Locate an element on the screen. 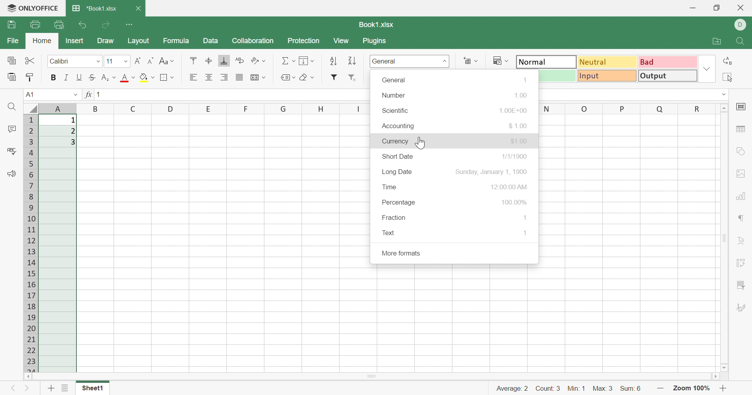 This screenshot has height=395, width=752. Plugins is located at coordinates (374, 41).